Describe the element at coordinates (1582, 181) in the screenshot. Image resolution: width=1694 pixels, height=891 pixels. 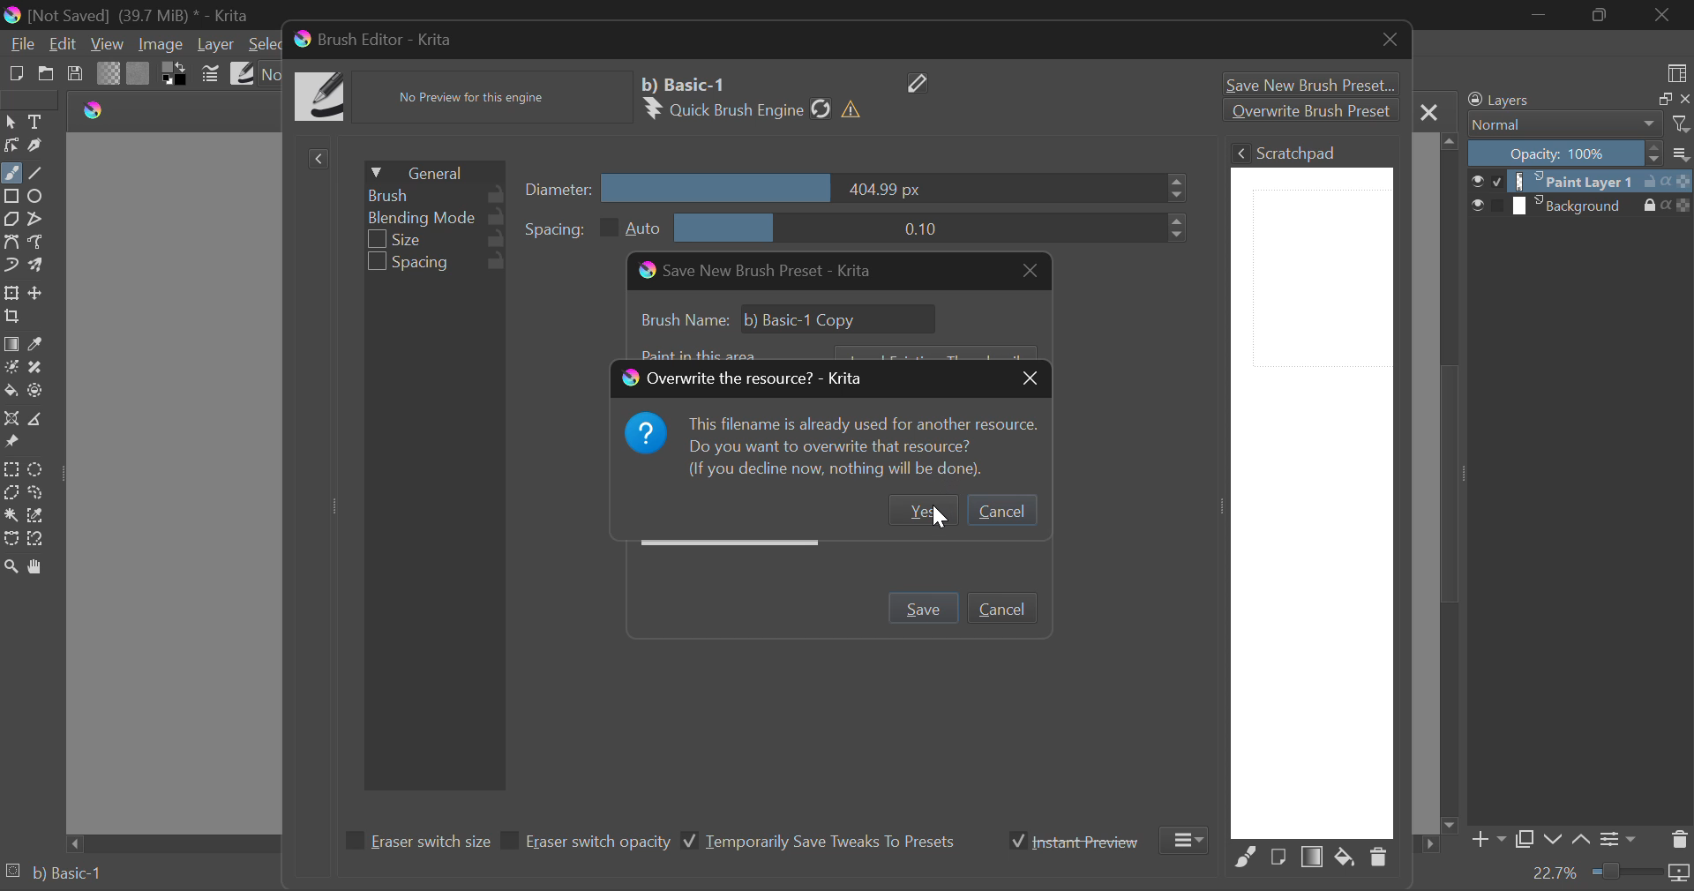
I see `Paint Layer` at that location.